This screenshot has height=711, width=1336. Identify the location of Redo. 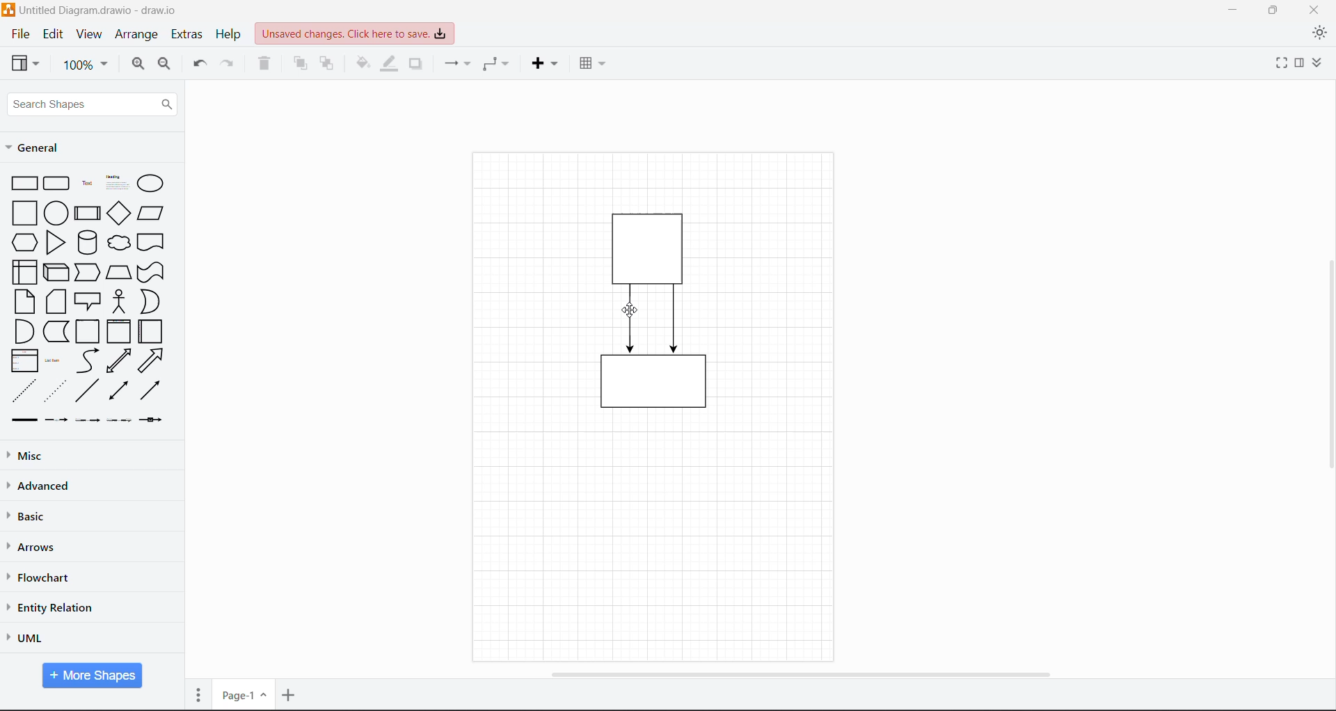
(230, 65).